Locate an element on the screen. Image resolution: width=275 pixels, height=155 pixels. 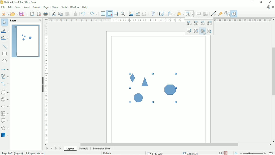
Distribute is located at coordinates (189, 13).